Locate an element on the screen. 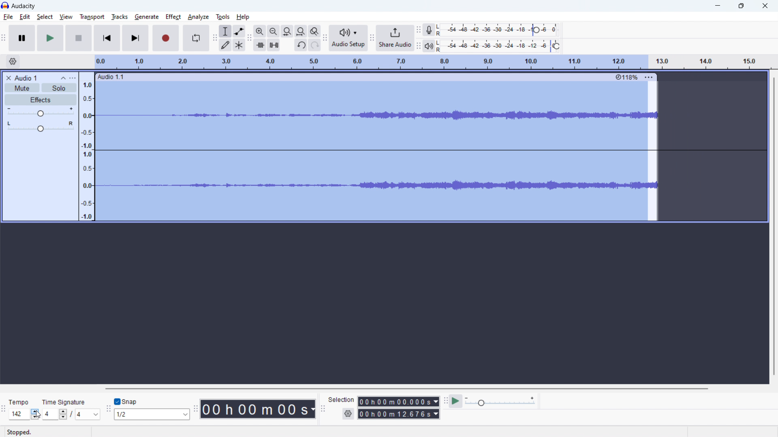 This screenshot has height=437, width=778. mute is located at coordinates (23, 88).